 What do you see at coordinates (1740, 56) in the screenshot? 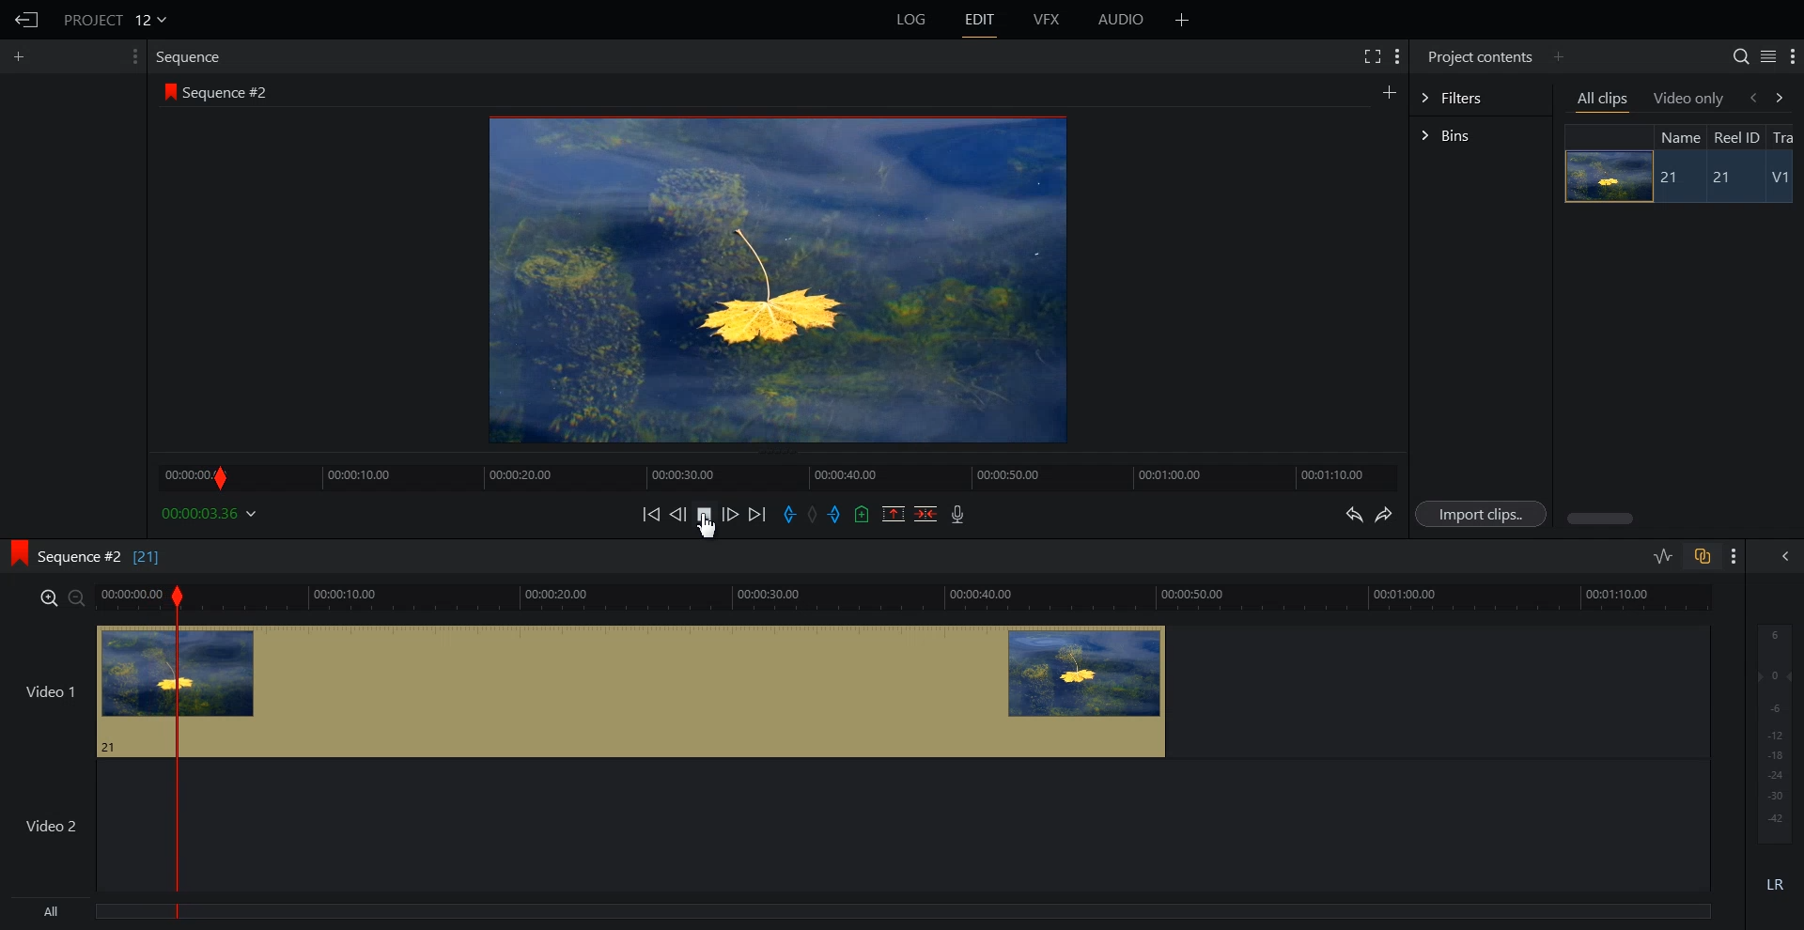
I see `Search` at bounding box center [1740, 56].